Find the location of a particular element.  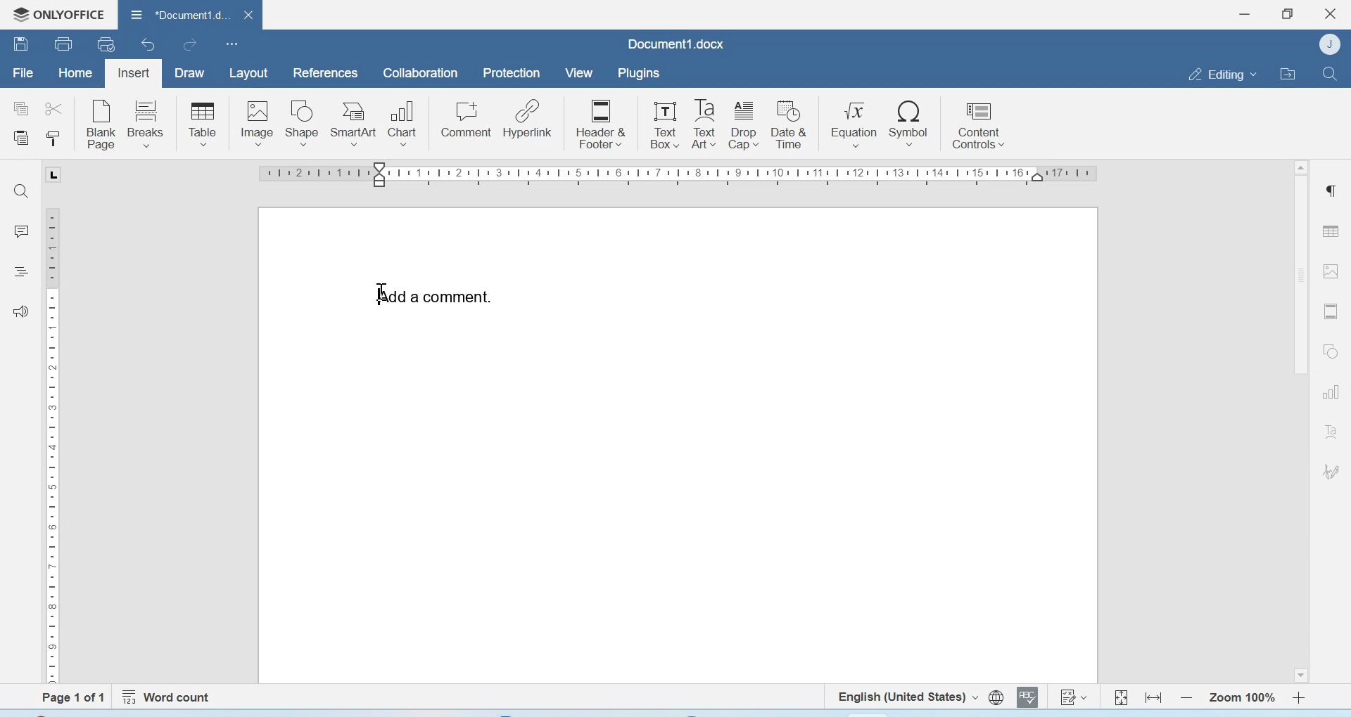

Zoom in is located at coordinates (1300, 697).